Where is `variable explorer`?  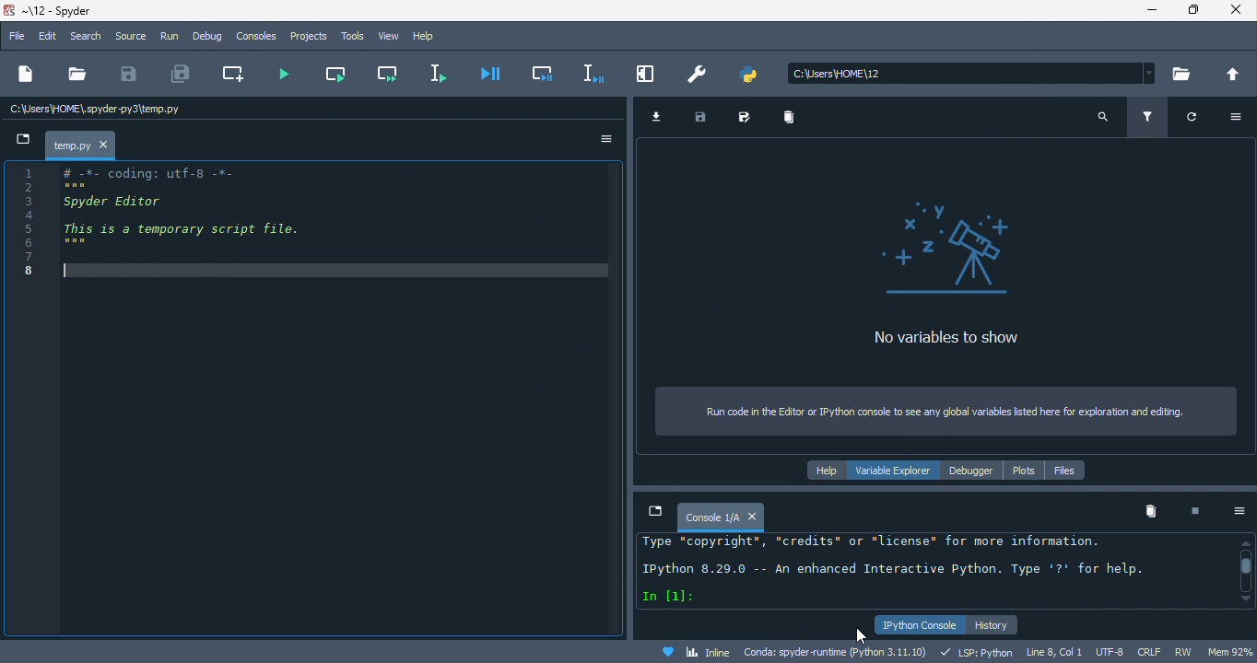 variable explorer is located at coordinates (900, 471).